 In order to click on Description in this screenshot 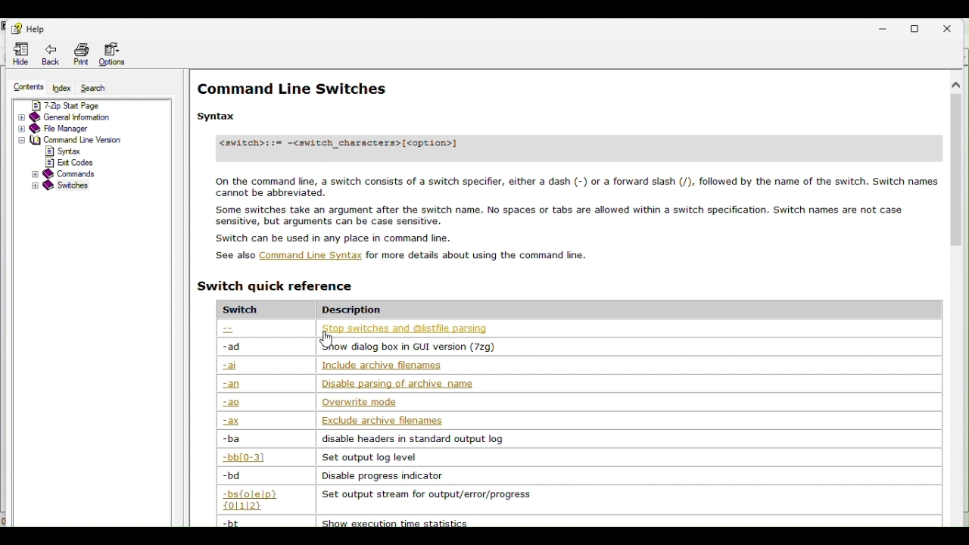, I will do `click(396, 310)`.